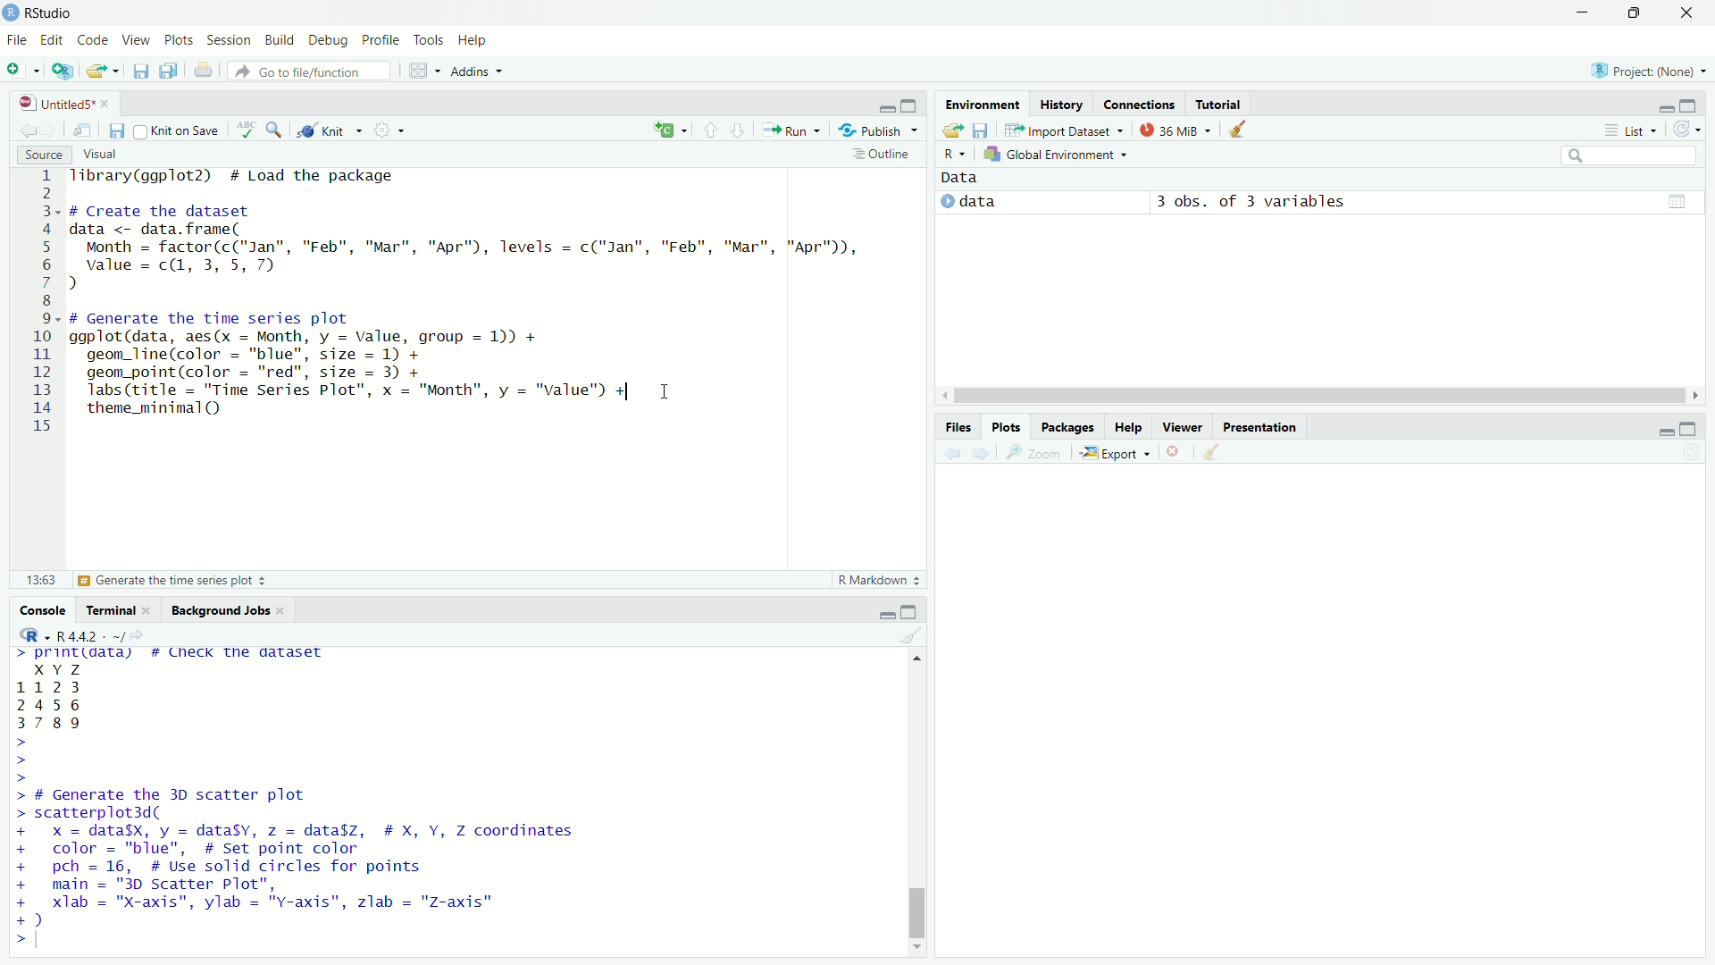  I want to click on visual, so click(104, 154).